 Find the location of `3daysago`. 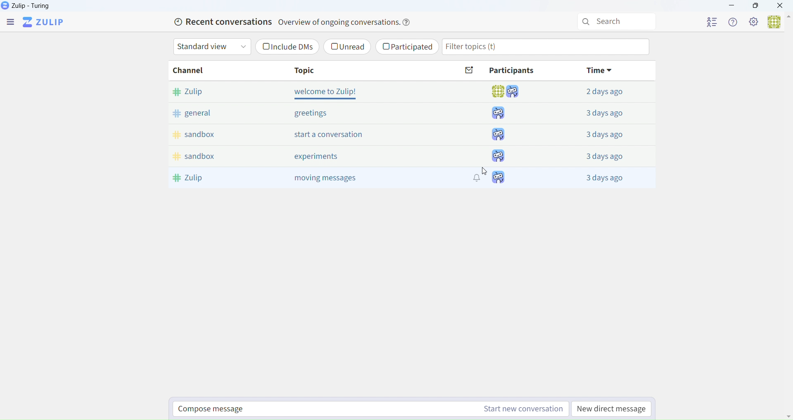

3daysago is located at coordinates (606, 137).